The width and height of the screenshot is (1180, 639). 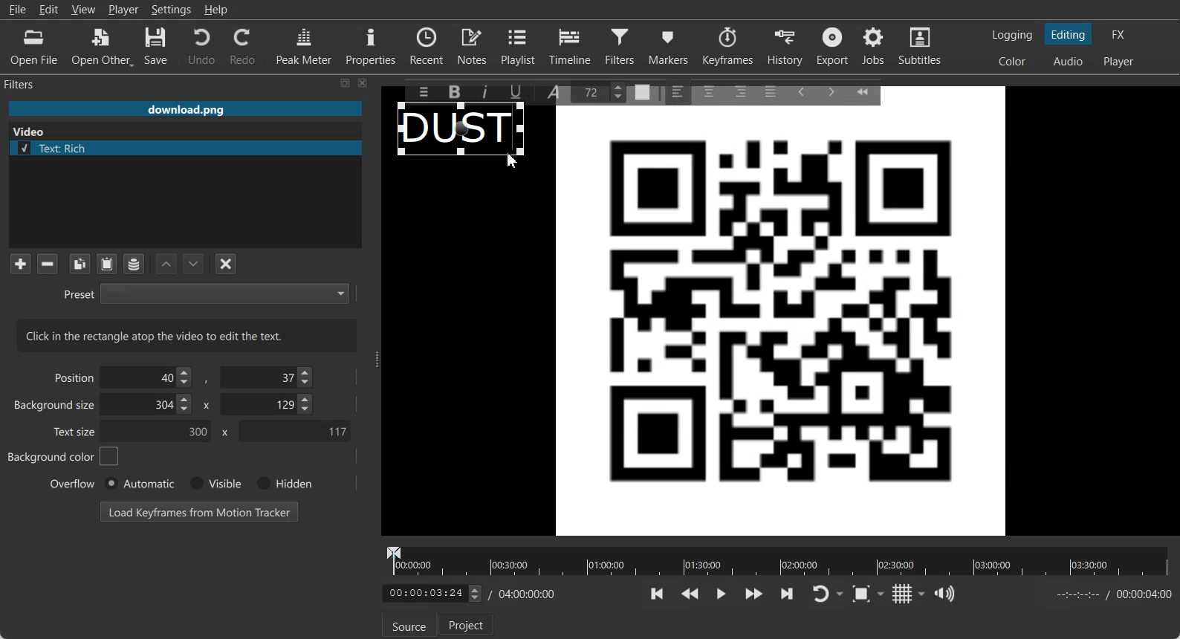 What do you see at coordinates (1119, 34) in the screenshot?
I see `Switching to the Effect layout` at bounding box center [1119, 34].